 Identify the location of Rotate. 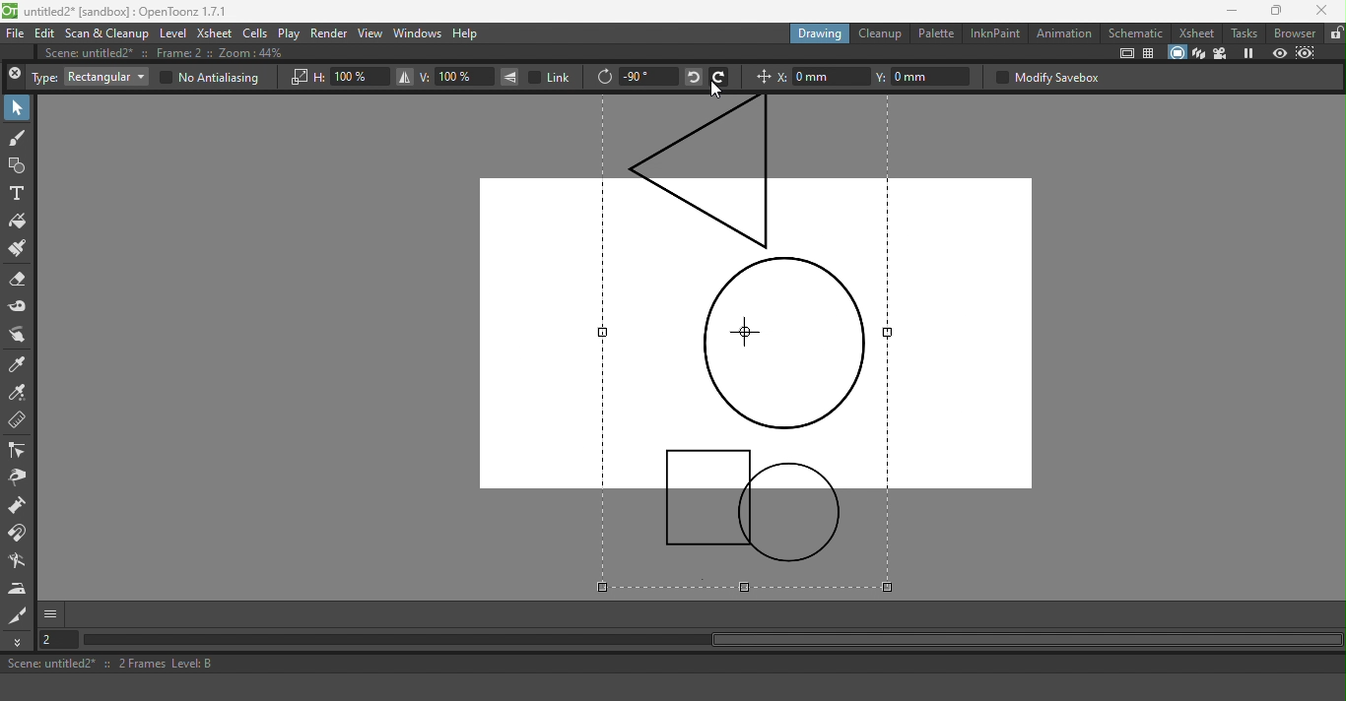
(604, 78).